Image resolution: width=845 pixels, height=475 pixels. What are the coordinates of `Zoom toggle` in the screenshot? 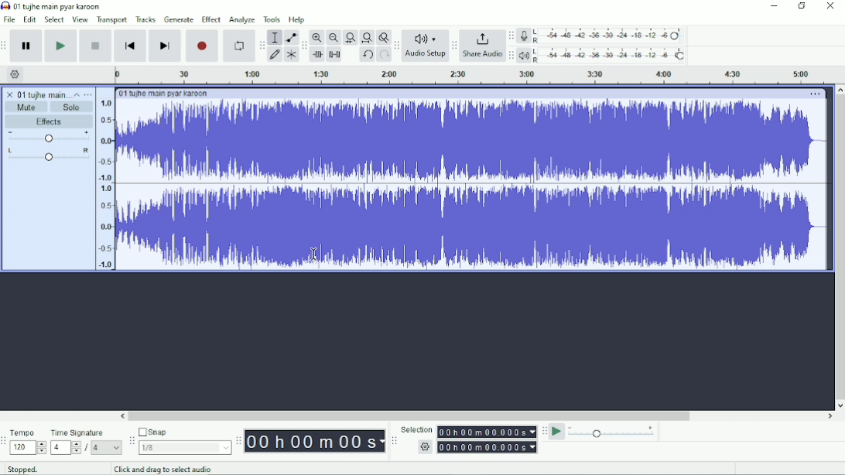 It's located at (383, 37).